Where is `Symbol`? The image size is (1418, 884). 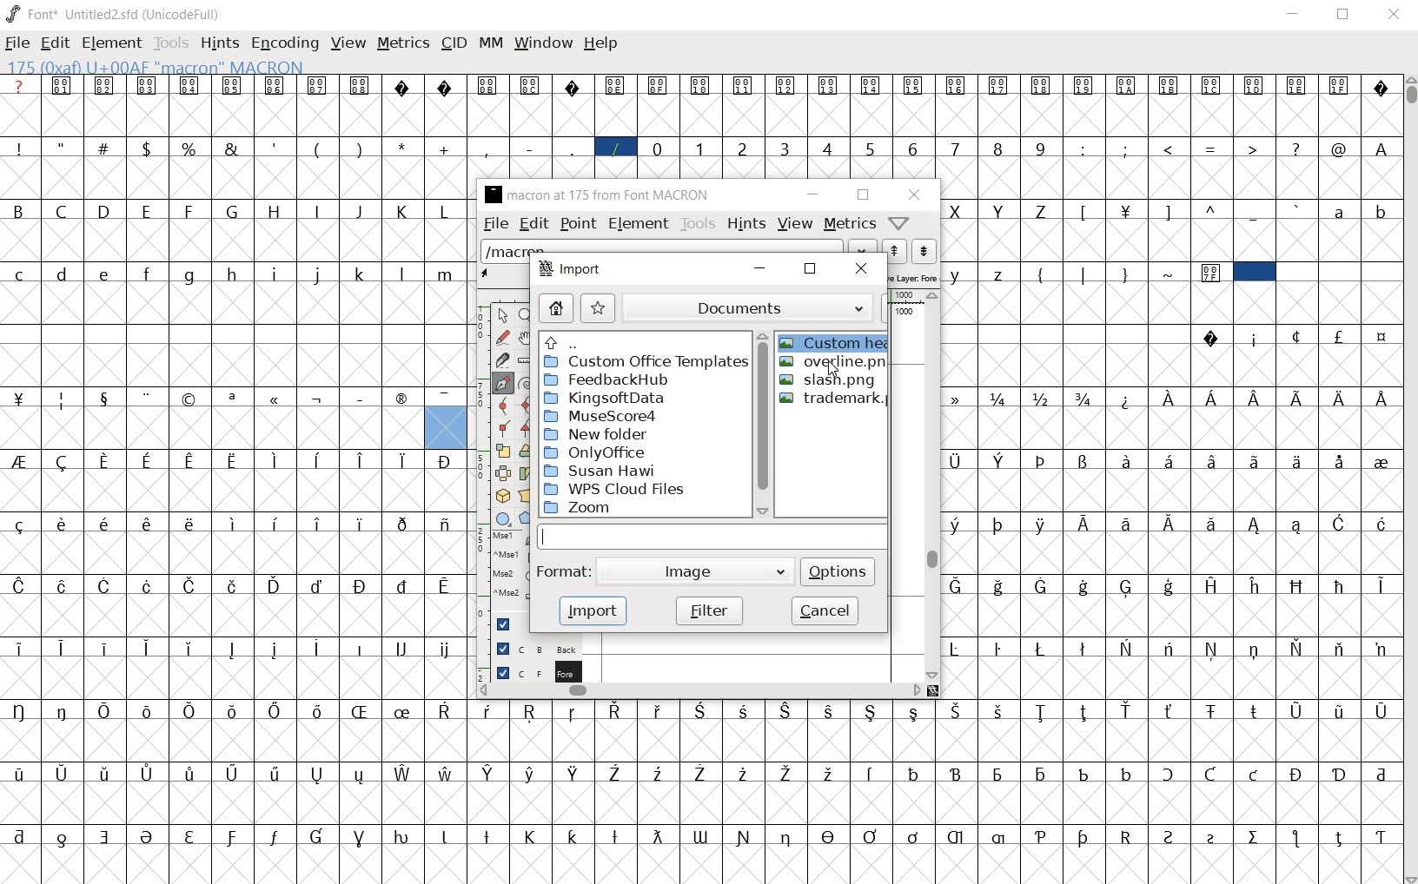 Symbol is located at coordinates (278, 835).